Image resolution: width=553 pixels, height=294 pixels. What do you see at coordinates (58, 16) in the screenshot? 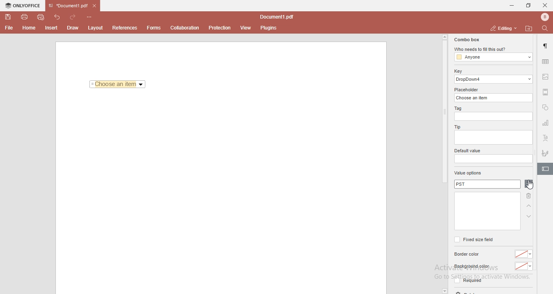
I see `undo` at bounding box center [58, 16].